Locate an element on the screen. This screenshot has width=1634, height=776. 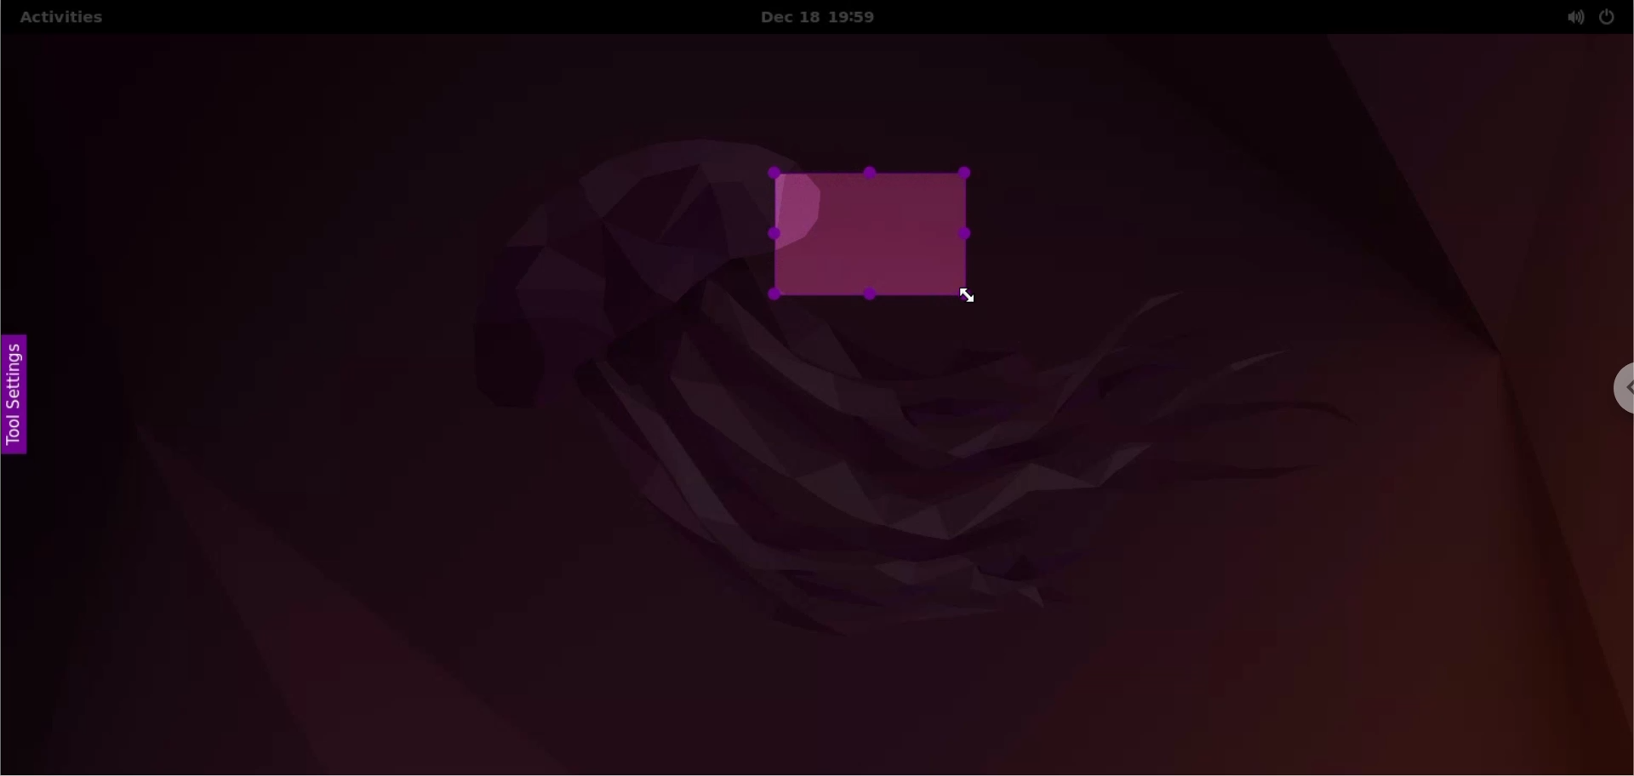
chrome options is located at coordinates (1620, 392).